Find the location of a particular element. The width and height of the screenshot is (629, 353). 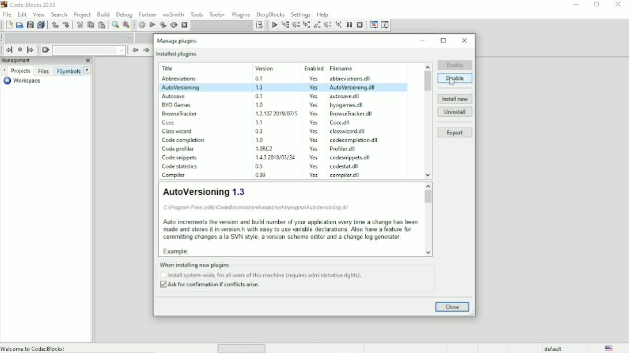

FSymbols is located at coordinates (69, 71).